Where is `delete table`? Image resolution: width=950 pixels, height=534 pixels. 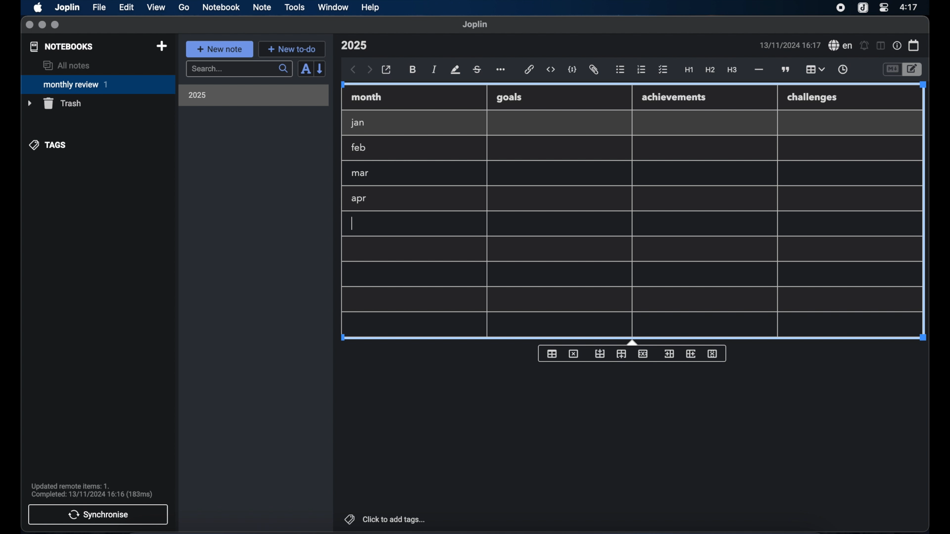
delete table is located at coordinates (573, 354).